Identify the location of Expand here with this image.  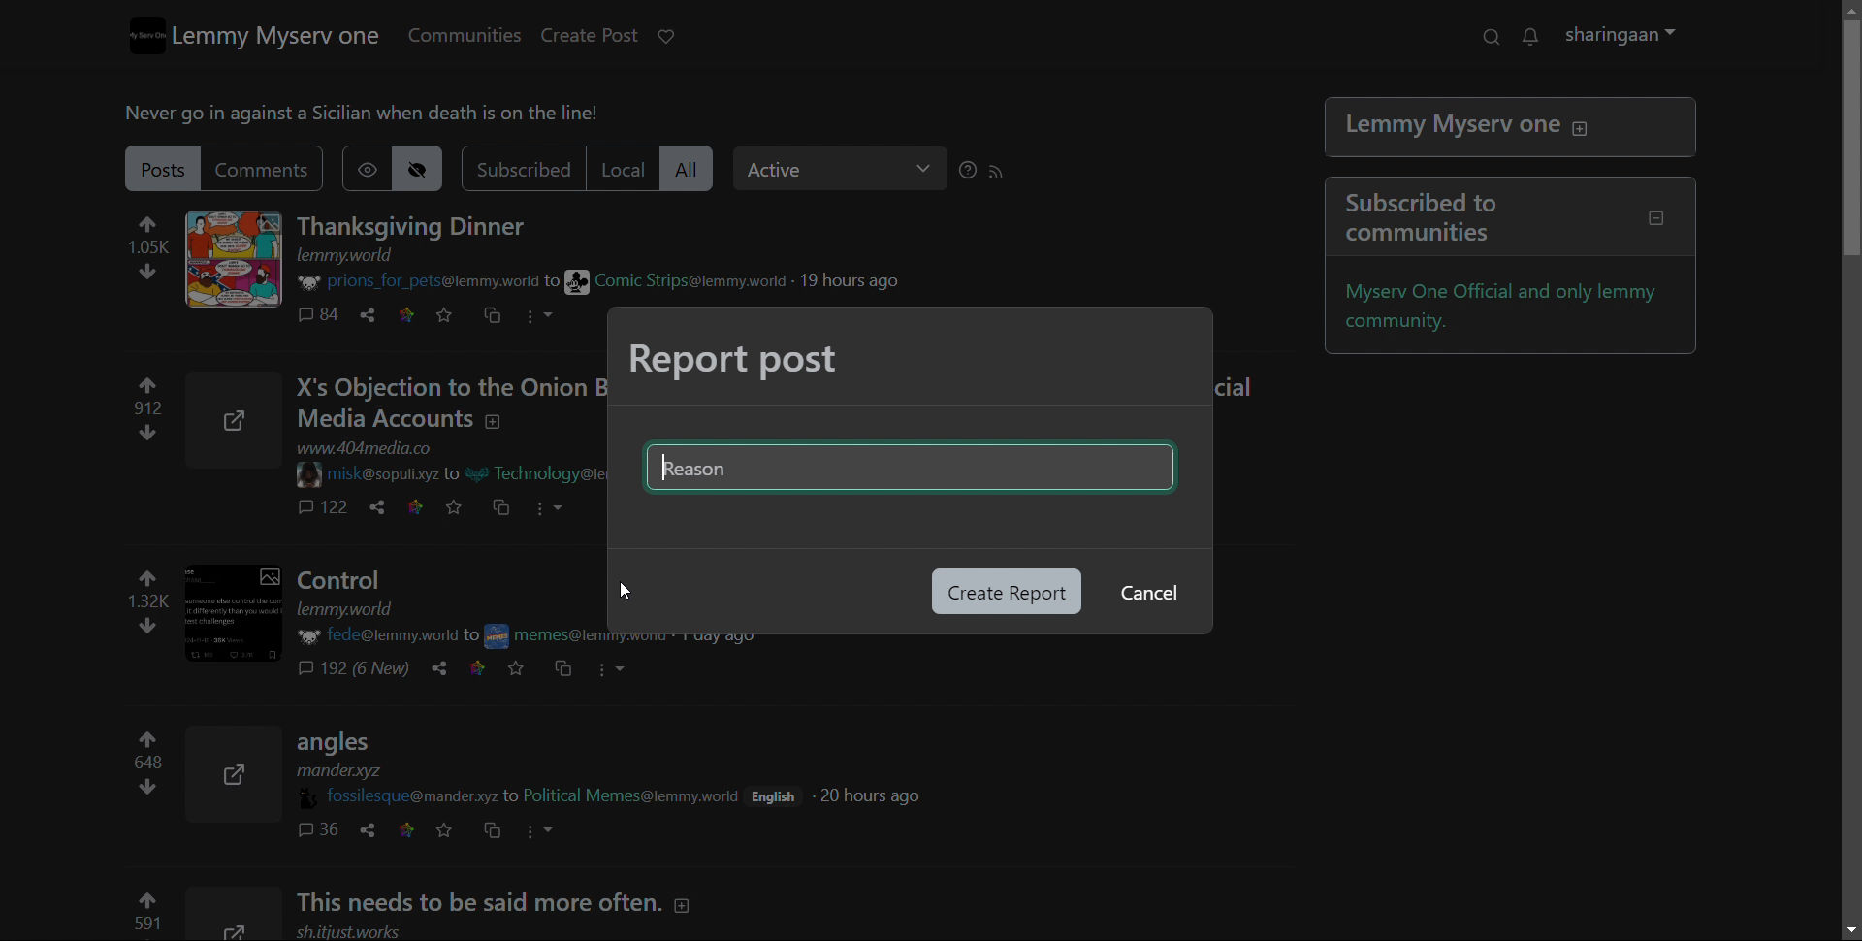
(236, 915).